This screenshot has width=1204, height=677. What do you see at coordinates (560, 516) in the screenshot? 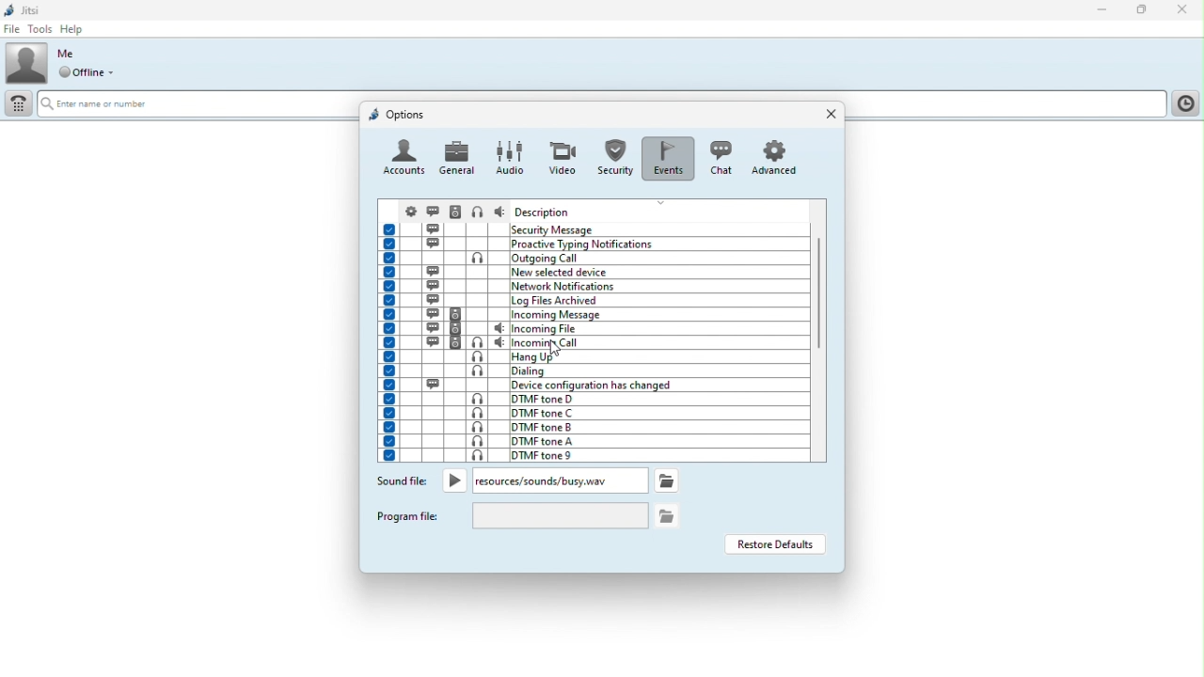
I see `file path` at bounding box center [560, 516].